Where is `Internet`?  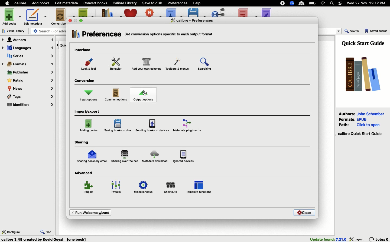
Internet is located at coordinates (323, 3).